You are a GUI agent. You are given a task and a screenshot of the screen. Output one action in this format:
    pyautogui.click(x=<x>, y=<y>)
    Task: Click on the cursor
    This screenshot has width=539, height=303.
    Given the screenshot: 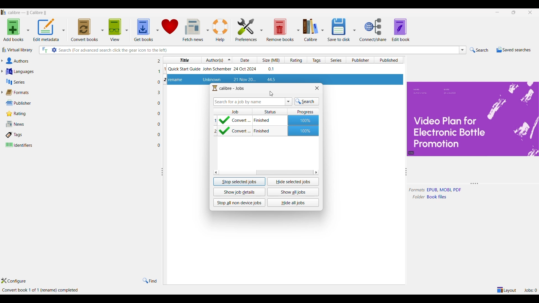 What is the action you would take?
    pyautogui.click(x=272, y=94)
    